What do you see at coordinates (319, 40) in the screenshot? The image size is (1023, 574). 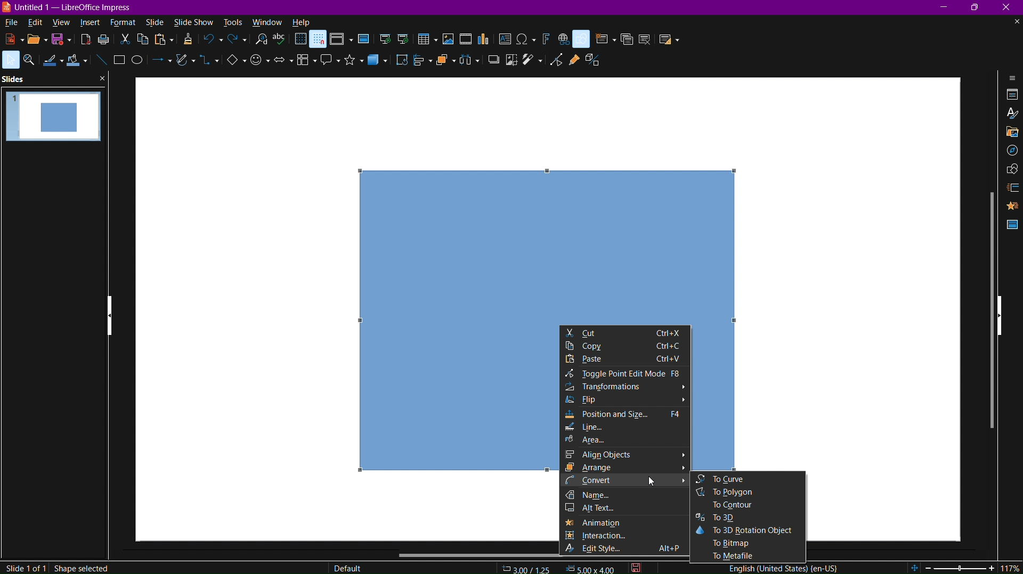 I see `Snap to Grid` at bounding box center [319, 40].